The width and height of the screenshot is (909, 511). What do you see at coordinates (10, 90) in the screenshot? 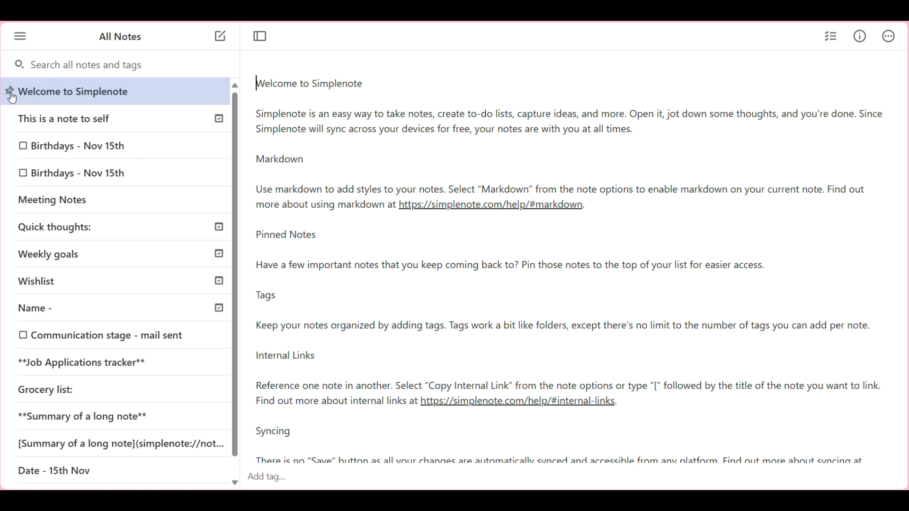
I see `Pin option for current note selected` at bounding box center [10, 90].